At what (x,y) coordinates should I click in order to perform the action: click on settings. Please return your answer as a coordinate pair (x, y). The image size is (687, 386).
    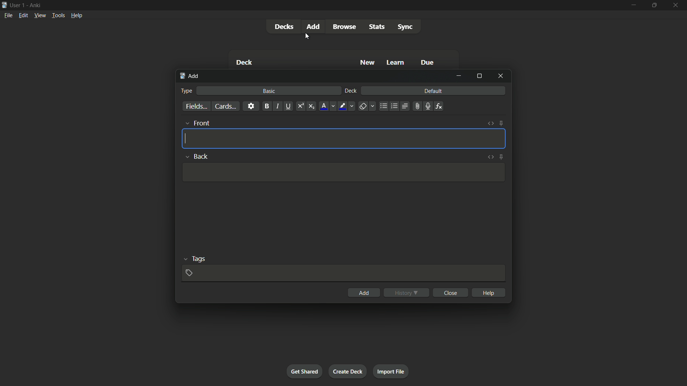
    Looking at the image, I should click on (251, 106).